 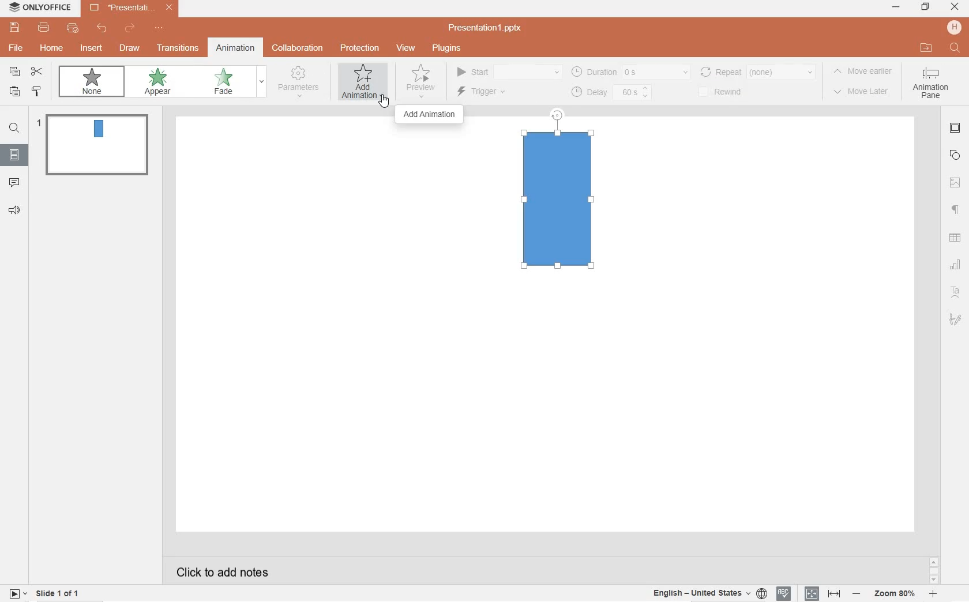 I want to click on home, so click(x=51, y=48).